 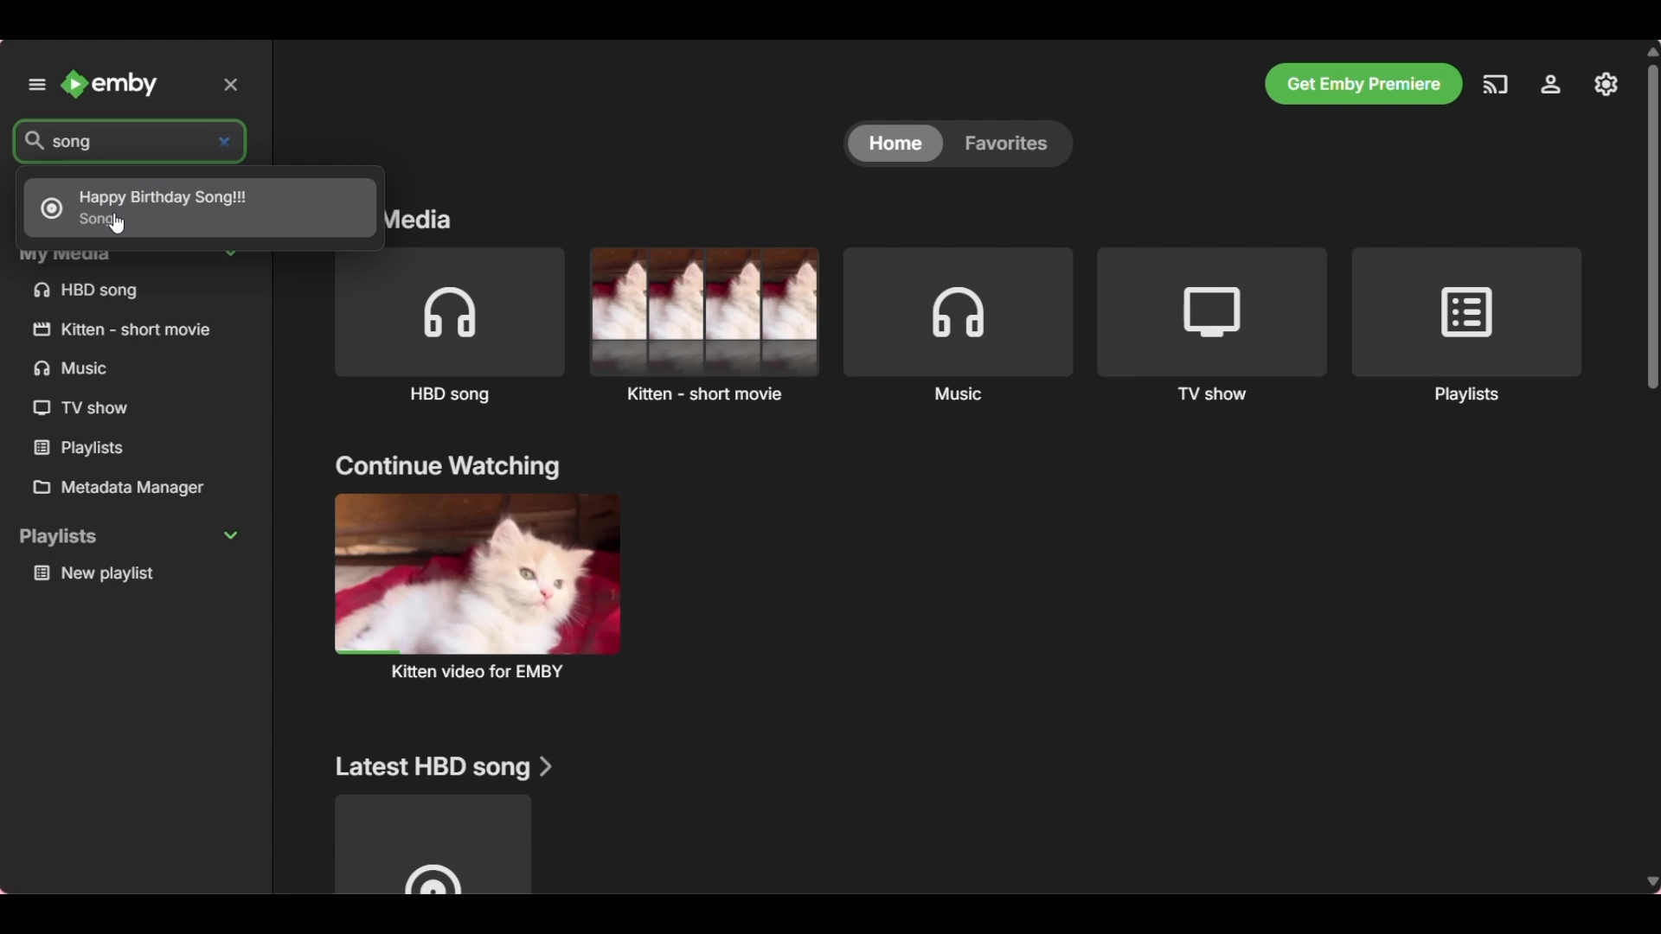 What do you see at coordinates (136, 255) in the screenshot?
I see `My media` at bounding box center [136, 255].